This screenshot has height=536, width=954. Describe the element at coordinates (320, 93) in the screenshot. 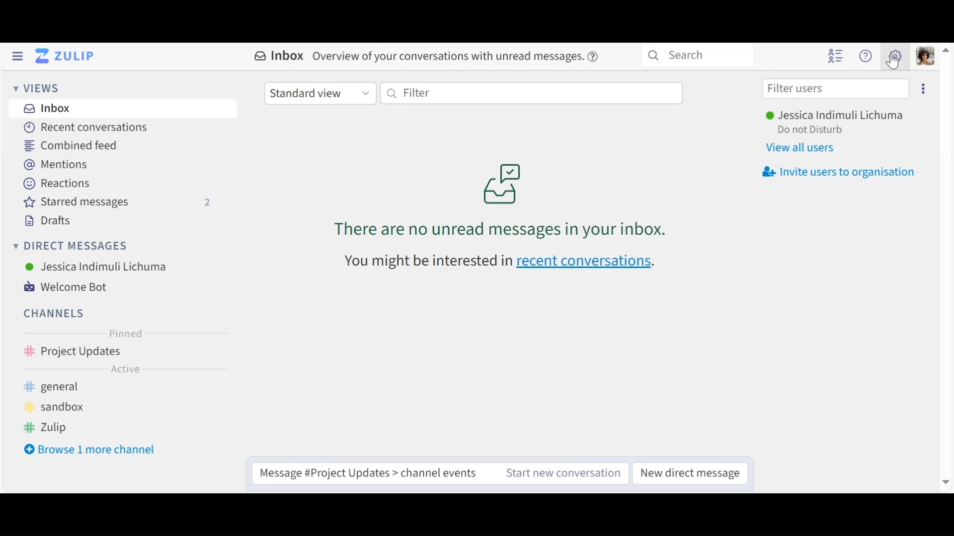

I see `Standard View` at that location.